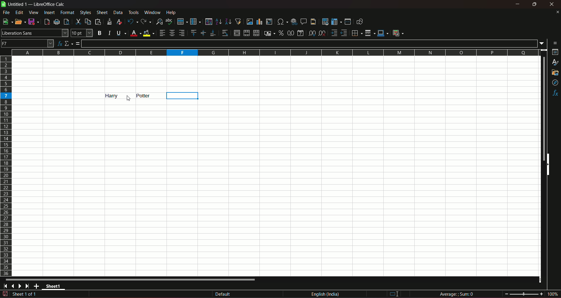 This screenshot has width=561, height=298. Describe the element at coordinates (225, 33) in the screenshot. I see `wrap text` at that location.